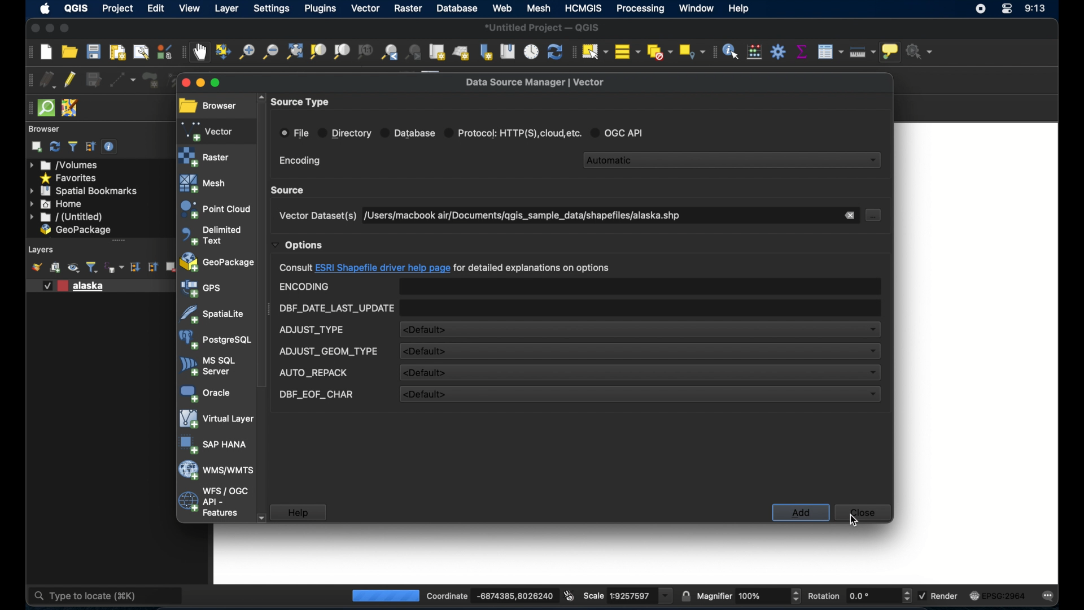 The width and height of the screenshot is (1084, 610). I want to click on filter legend by expression, so click(117, 269).